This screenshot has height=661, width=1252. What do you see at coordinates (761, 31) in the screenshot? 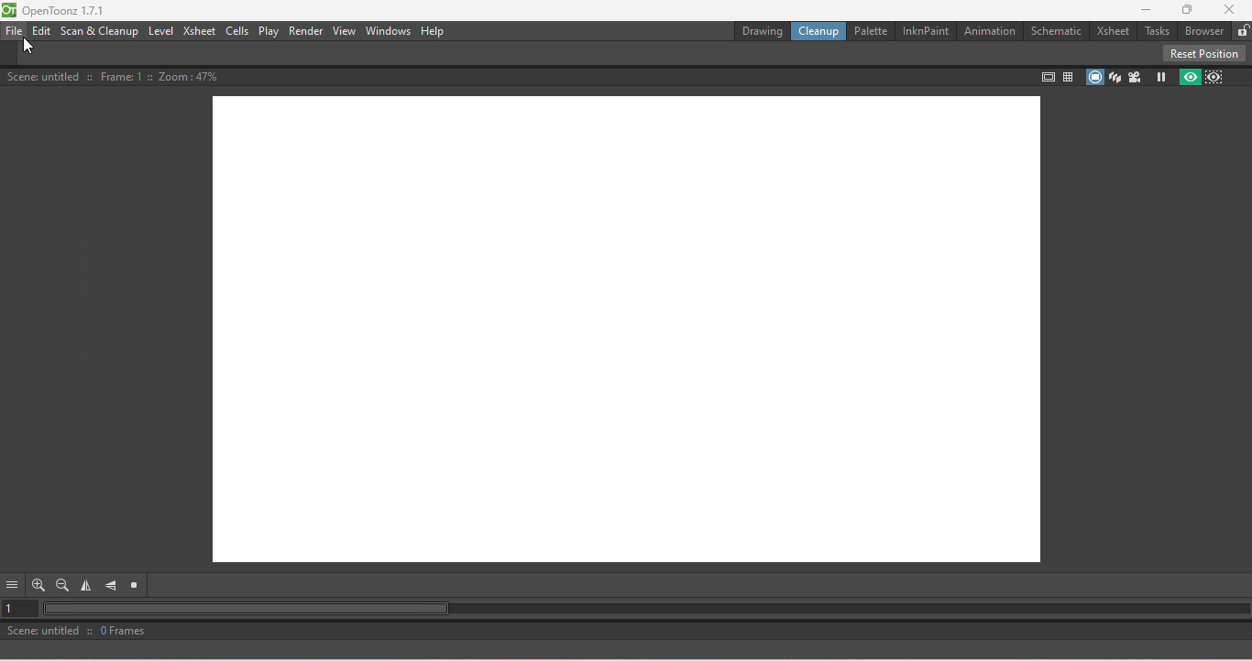
I see `Drawing` at bounding box center [761, 31].